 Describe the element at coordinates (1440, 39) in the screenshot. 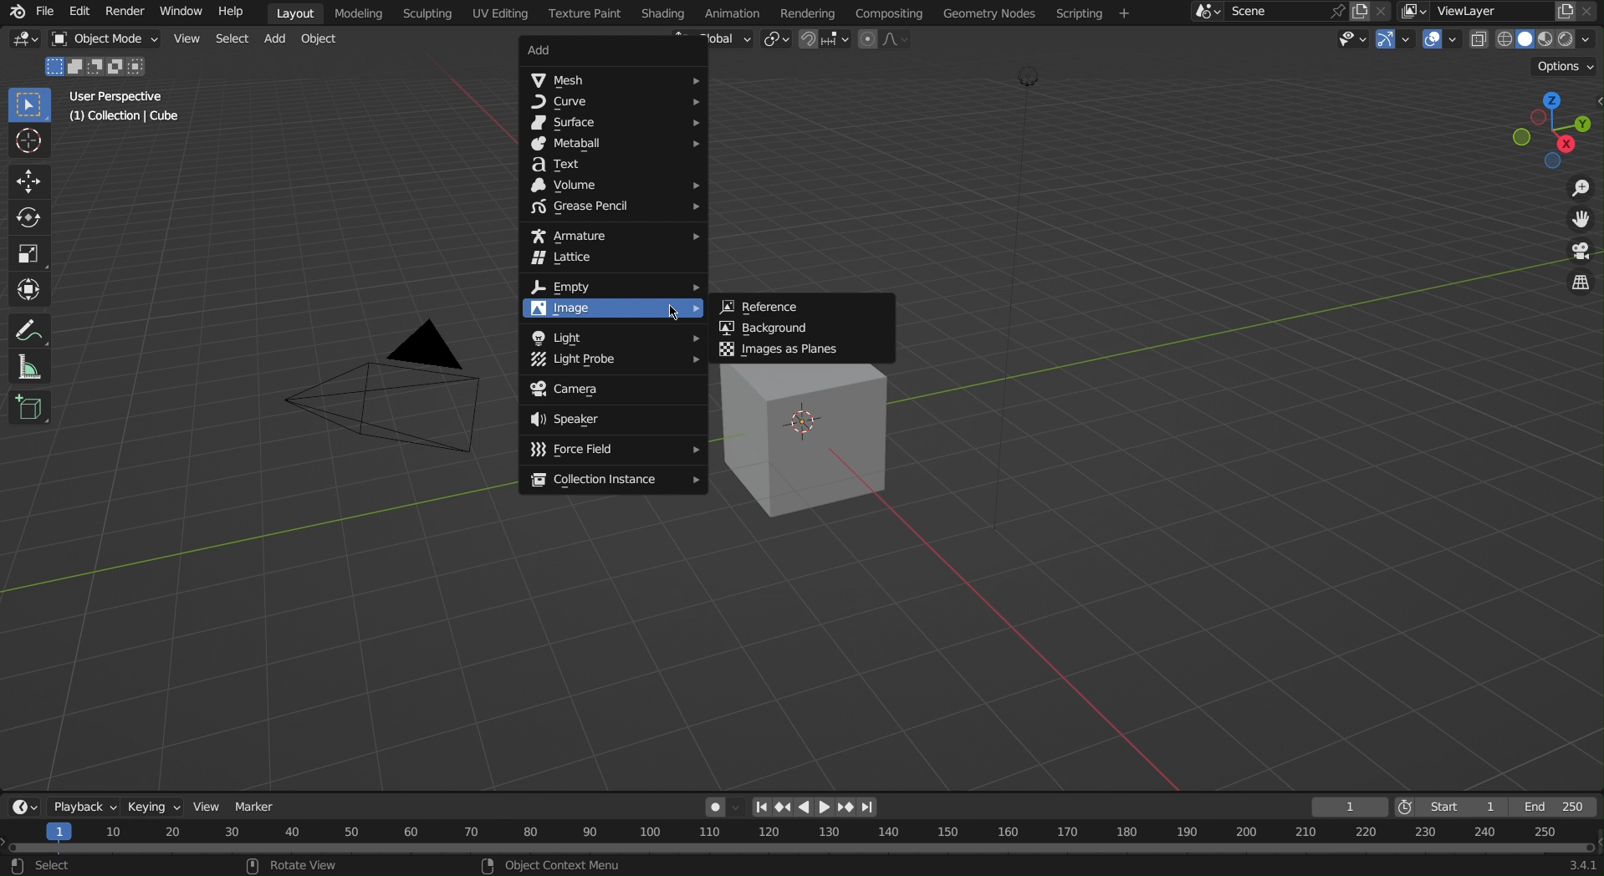

I see `Show Overlays` at that location.